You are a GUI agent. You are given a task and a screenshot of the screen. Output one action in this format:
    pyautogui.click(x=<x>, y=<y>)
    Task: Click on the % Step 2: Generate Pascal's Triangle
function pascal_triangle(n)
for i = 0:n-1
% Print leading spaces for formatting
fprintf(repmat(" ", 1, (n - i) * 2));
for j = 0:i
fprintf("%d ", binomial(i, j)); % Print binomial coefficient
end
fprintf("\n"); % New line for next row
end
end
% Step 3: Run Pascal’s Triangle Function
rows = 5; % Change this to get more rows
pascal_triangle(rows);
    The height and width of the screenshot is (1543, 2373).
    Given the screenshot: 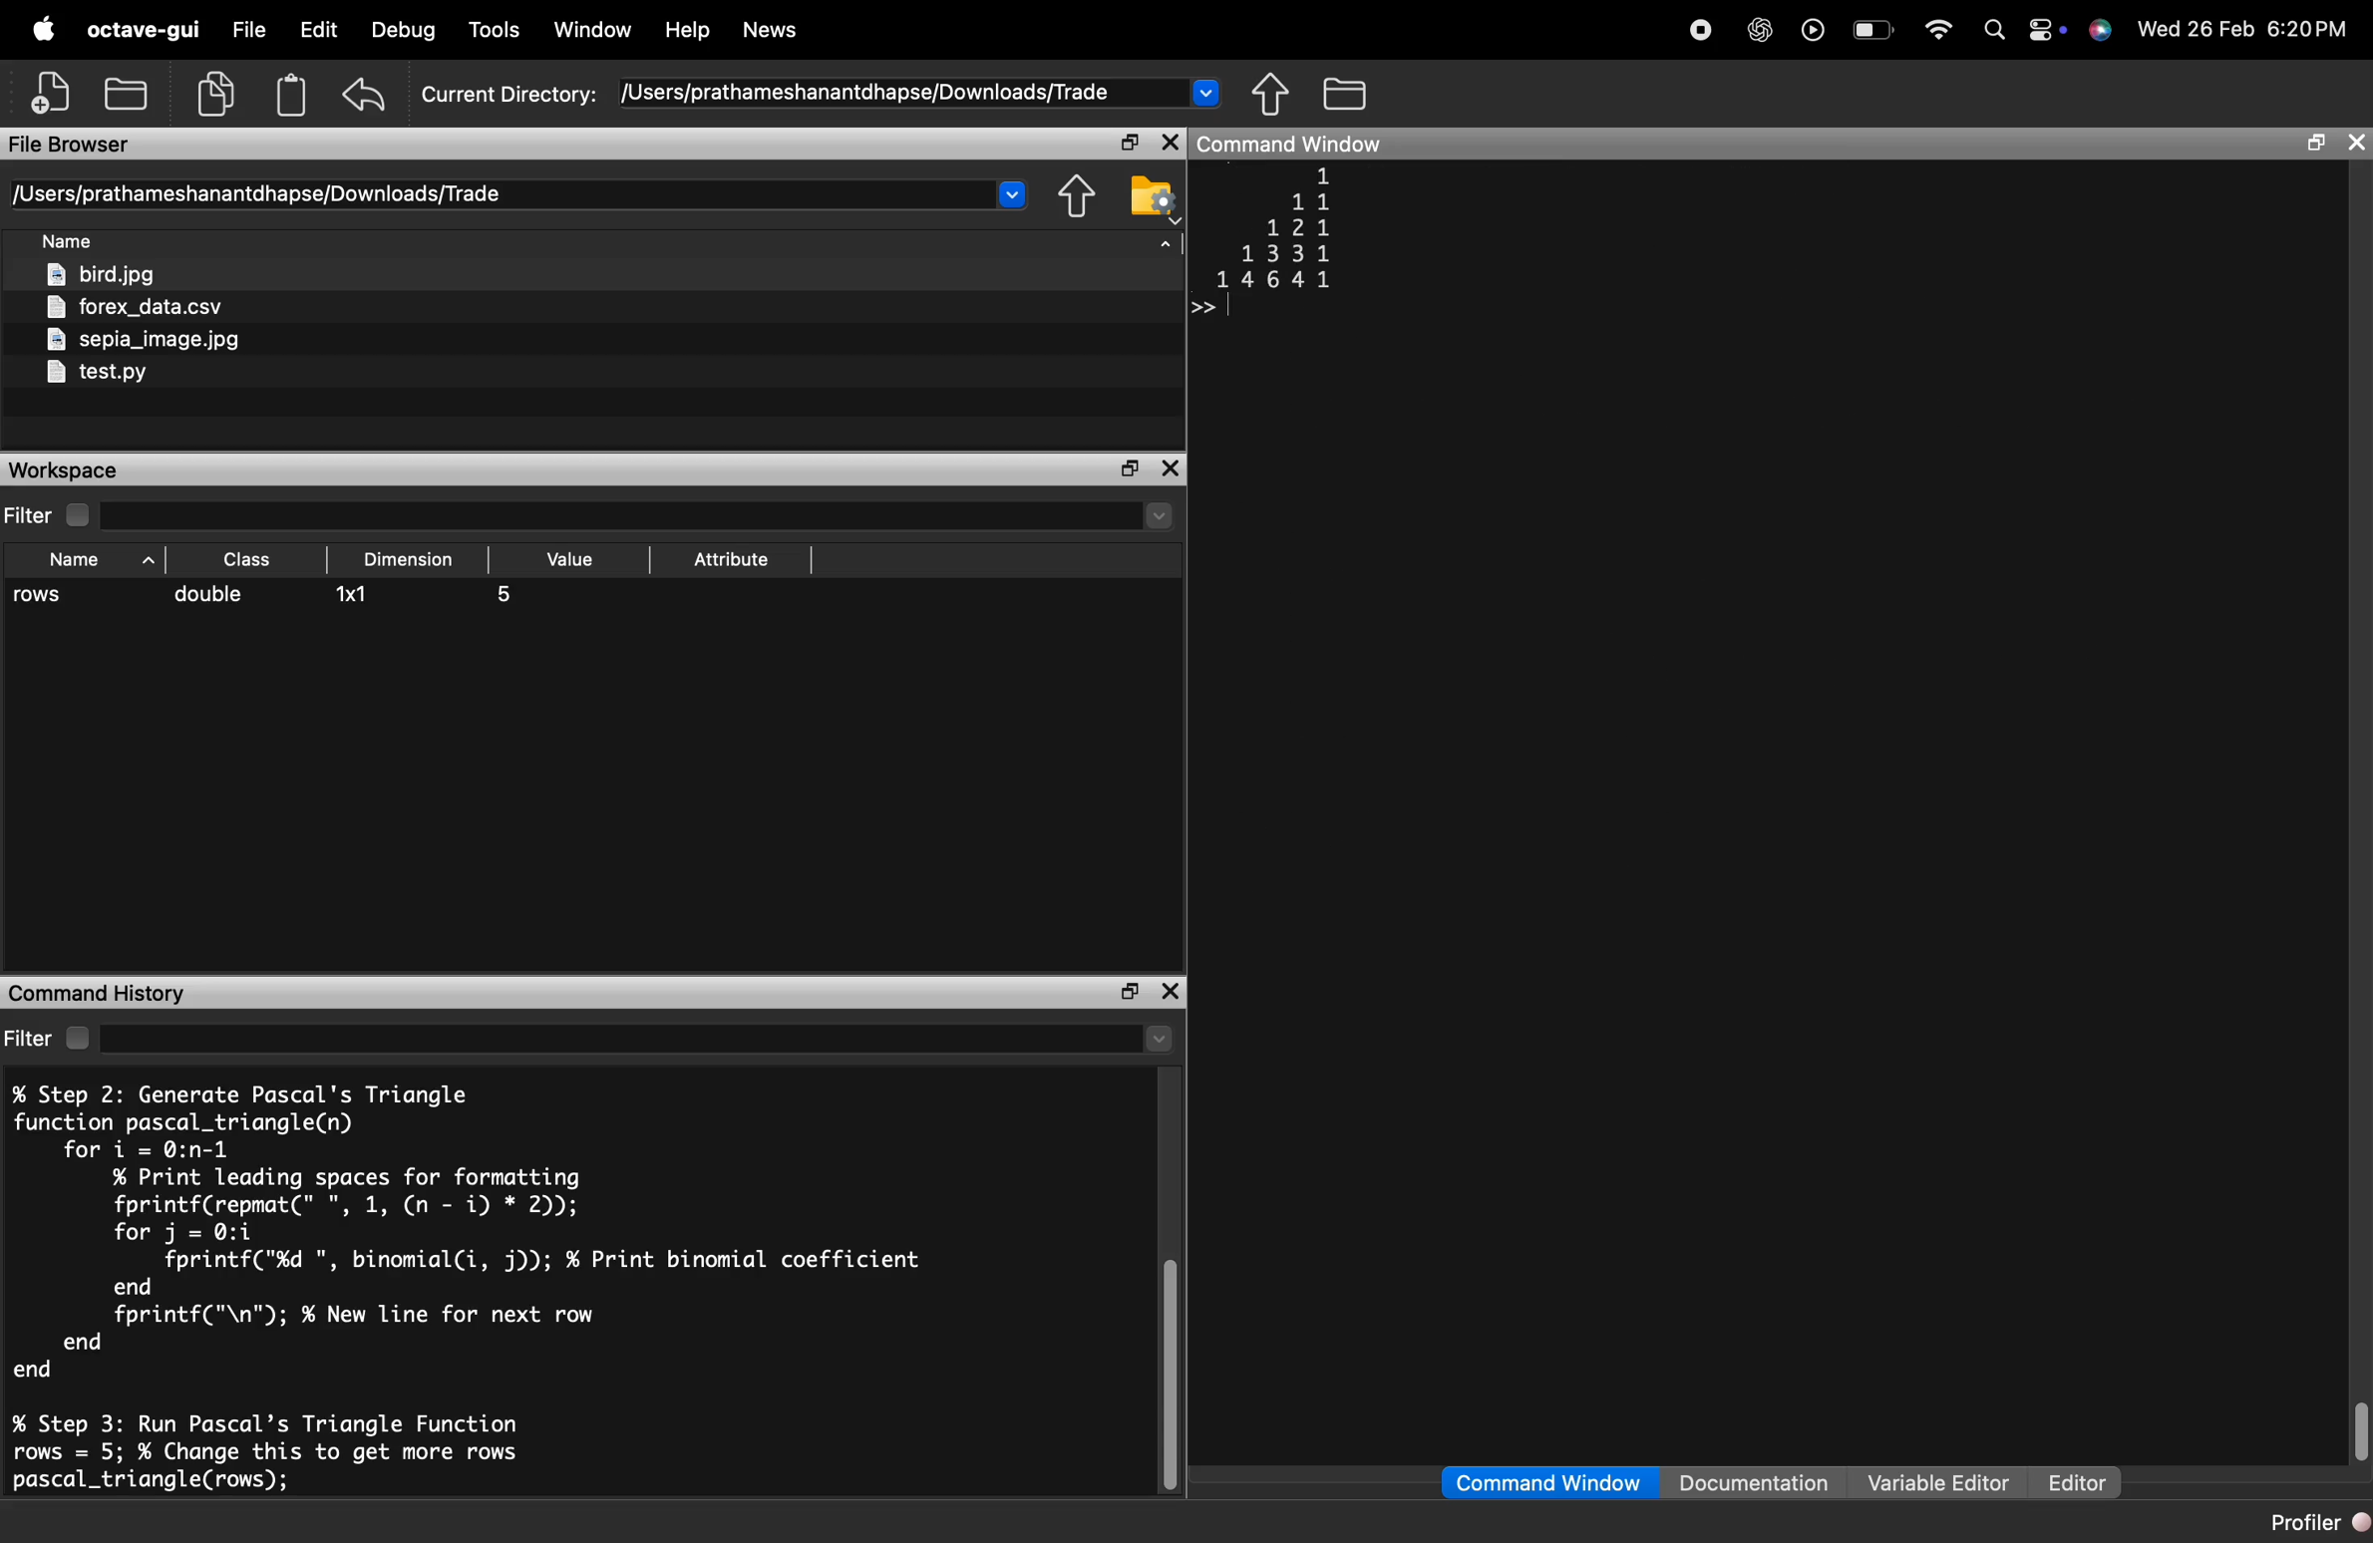 What is the action you would take?
    pyautogui.click(x=468, y=1288)
    